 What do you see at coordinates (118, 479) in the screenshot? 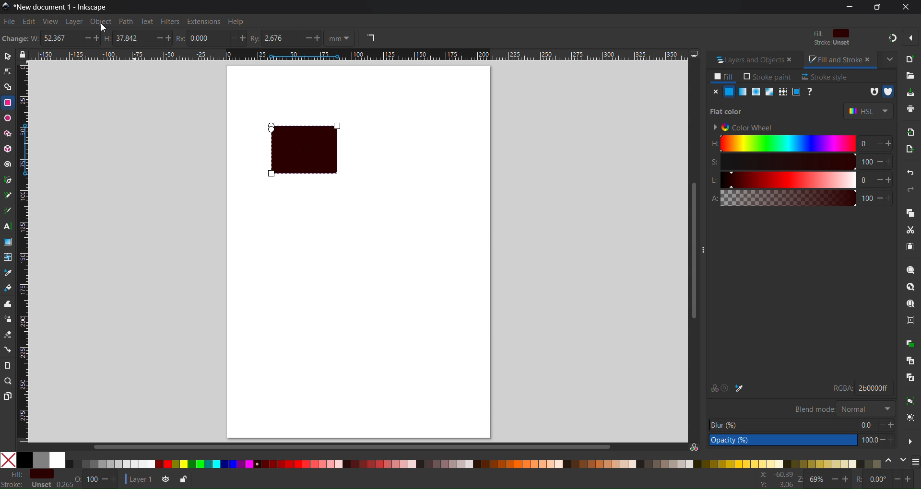
I see `Maximize opacity` at bounding box center [118, 479].